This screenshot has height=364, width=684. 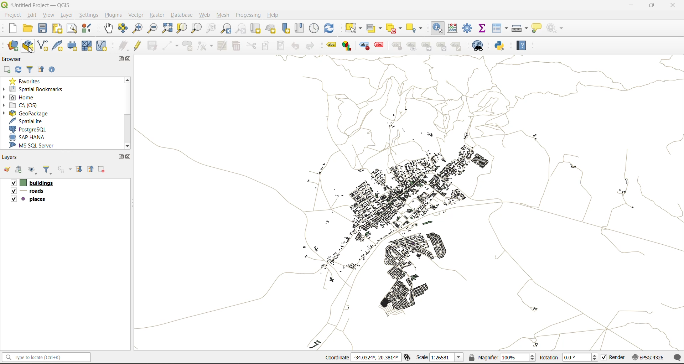 I want to click on copy, so click(x=268, y=46).